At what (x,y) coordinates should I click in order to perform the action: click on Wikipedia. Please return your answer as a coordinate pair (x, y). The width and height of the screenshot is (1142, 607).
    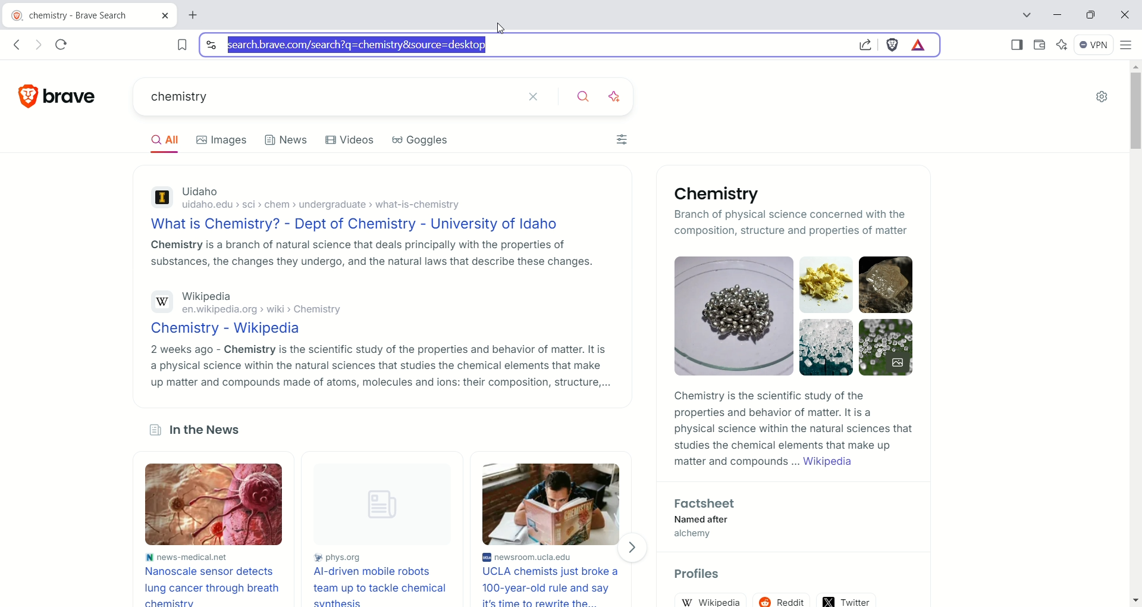
    Looking at the image, I should click on (208, 297).